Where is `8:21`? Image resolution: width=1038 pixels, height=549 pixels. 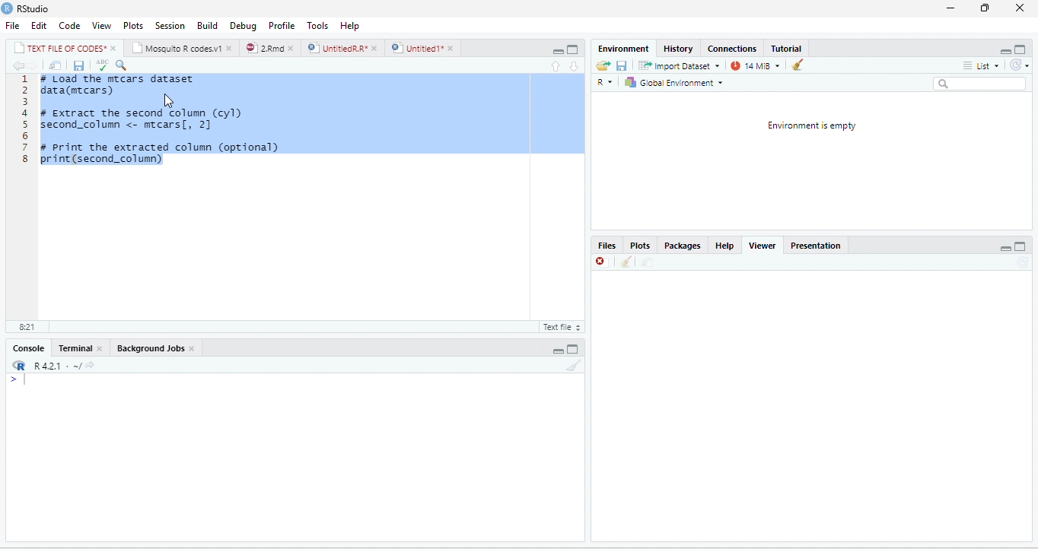 8:21 is located at coordinates (25, 328).